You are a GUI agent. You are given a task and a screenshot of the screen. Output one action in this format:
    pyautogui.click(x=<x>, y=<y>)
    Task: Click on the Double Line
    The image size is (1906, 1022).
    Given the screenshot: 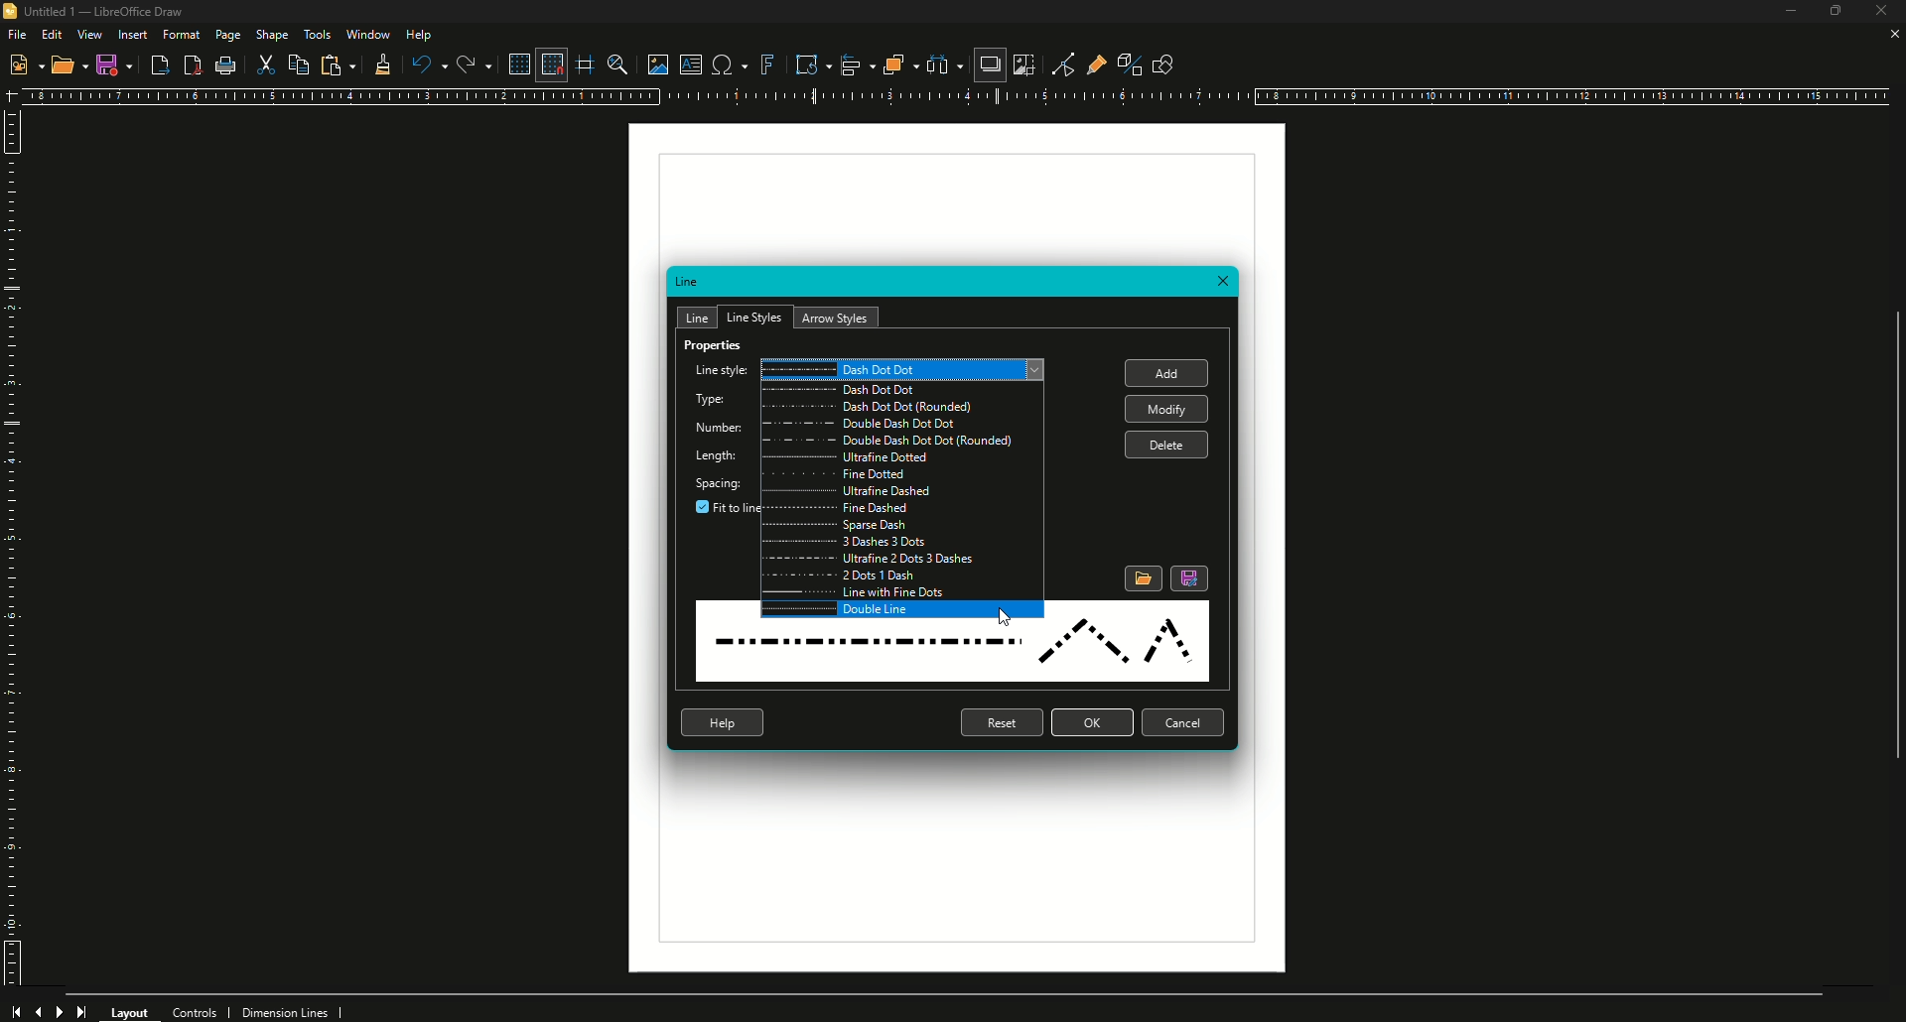 What is the action you would take?
    pyautogui.click(x=903, y=610)
    